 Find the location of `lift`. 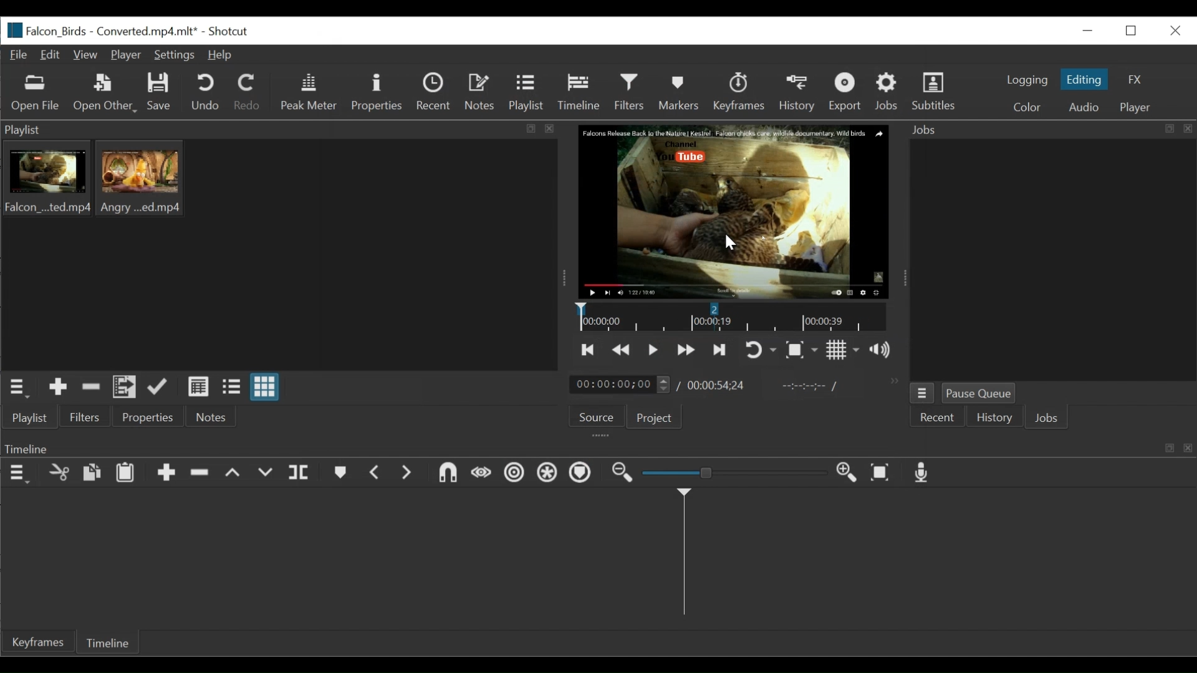

lift is located at coordinates (234, 474).